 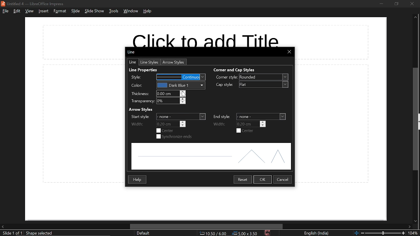 What do you see at coordinates (150, 62) in the screenshot?
I see `line styles` at bounding box center [150, 62].